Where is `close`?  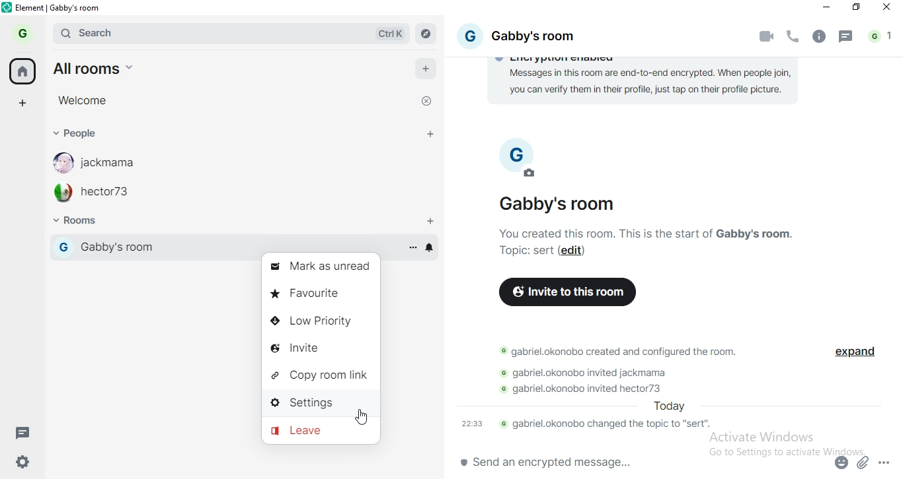
close is located at coordinates (424, 103).